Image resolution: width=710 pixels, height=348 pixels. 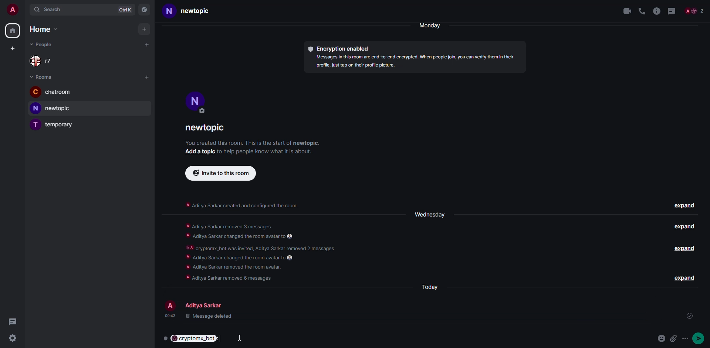 What do you see at coordinates (417, 62) in the screenshot?
I see `info` at bounding box center [417, 62].